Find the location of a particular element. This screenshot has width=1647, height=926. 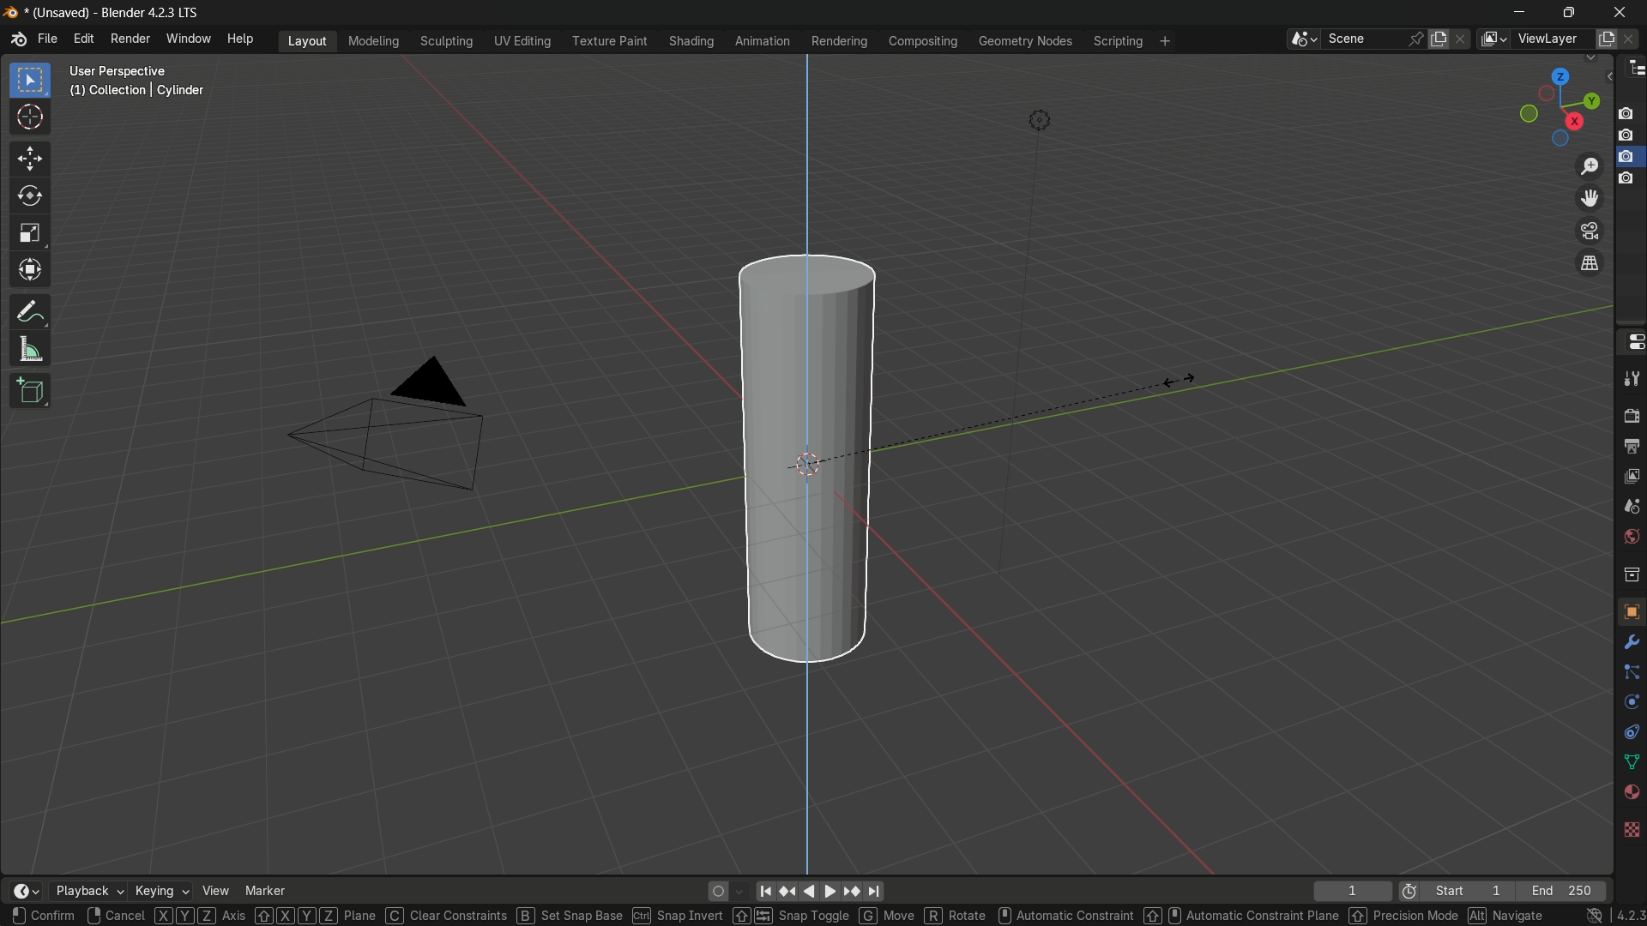

browse scenes is located at coordinates (1301, 39).